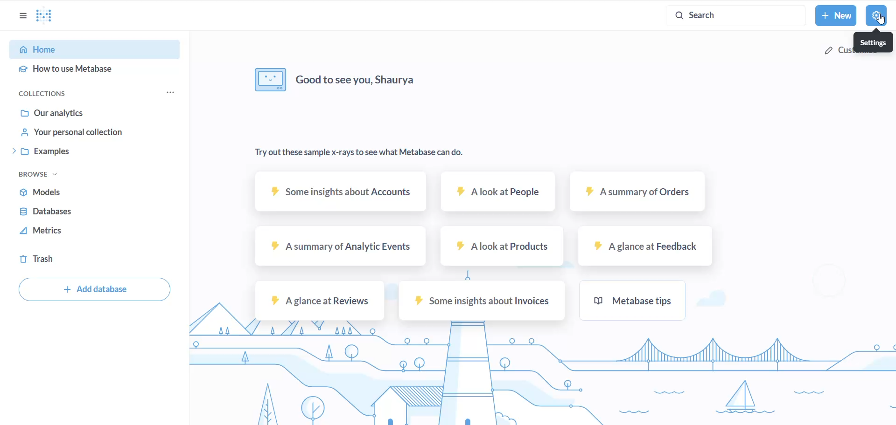 The width and height of the screenshot is (896, 425). What do you see at coordinates (103, 152) in the screenshot?
I see `EXAMPLE` at bounding box center [103, 152].